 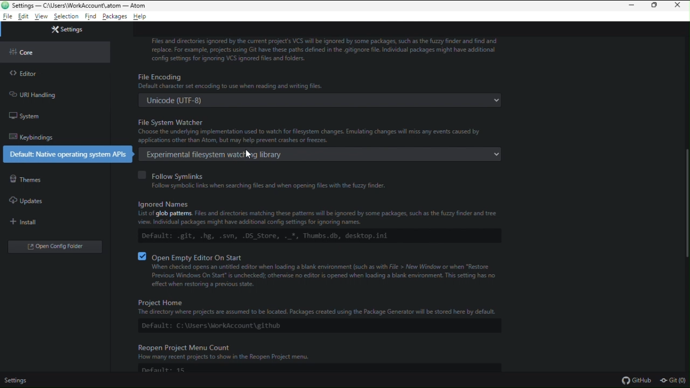 I want to click on Themes, so click(x=25, y=179).